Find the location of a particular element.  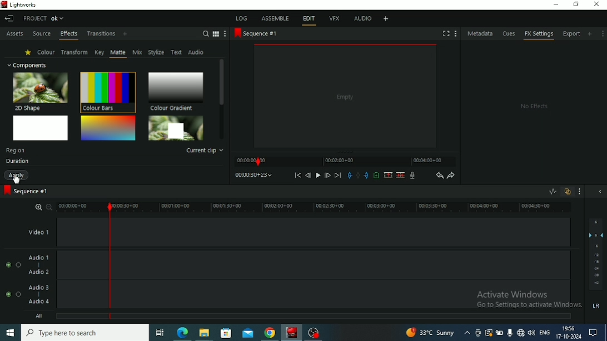

VFX is located at coordinates (334, 19).